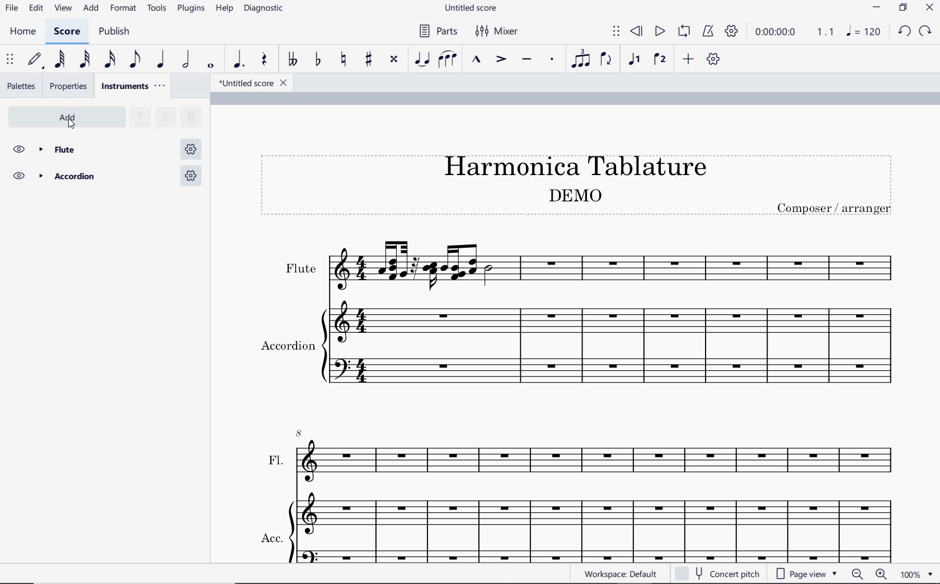  What do you see at coordinates (394, 61) in the screenshot?
I see `toggle double-sharp` at bounding box center [394, 61].